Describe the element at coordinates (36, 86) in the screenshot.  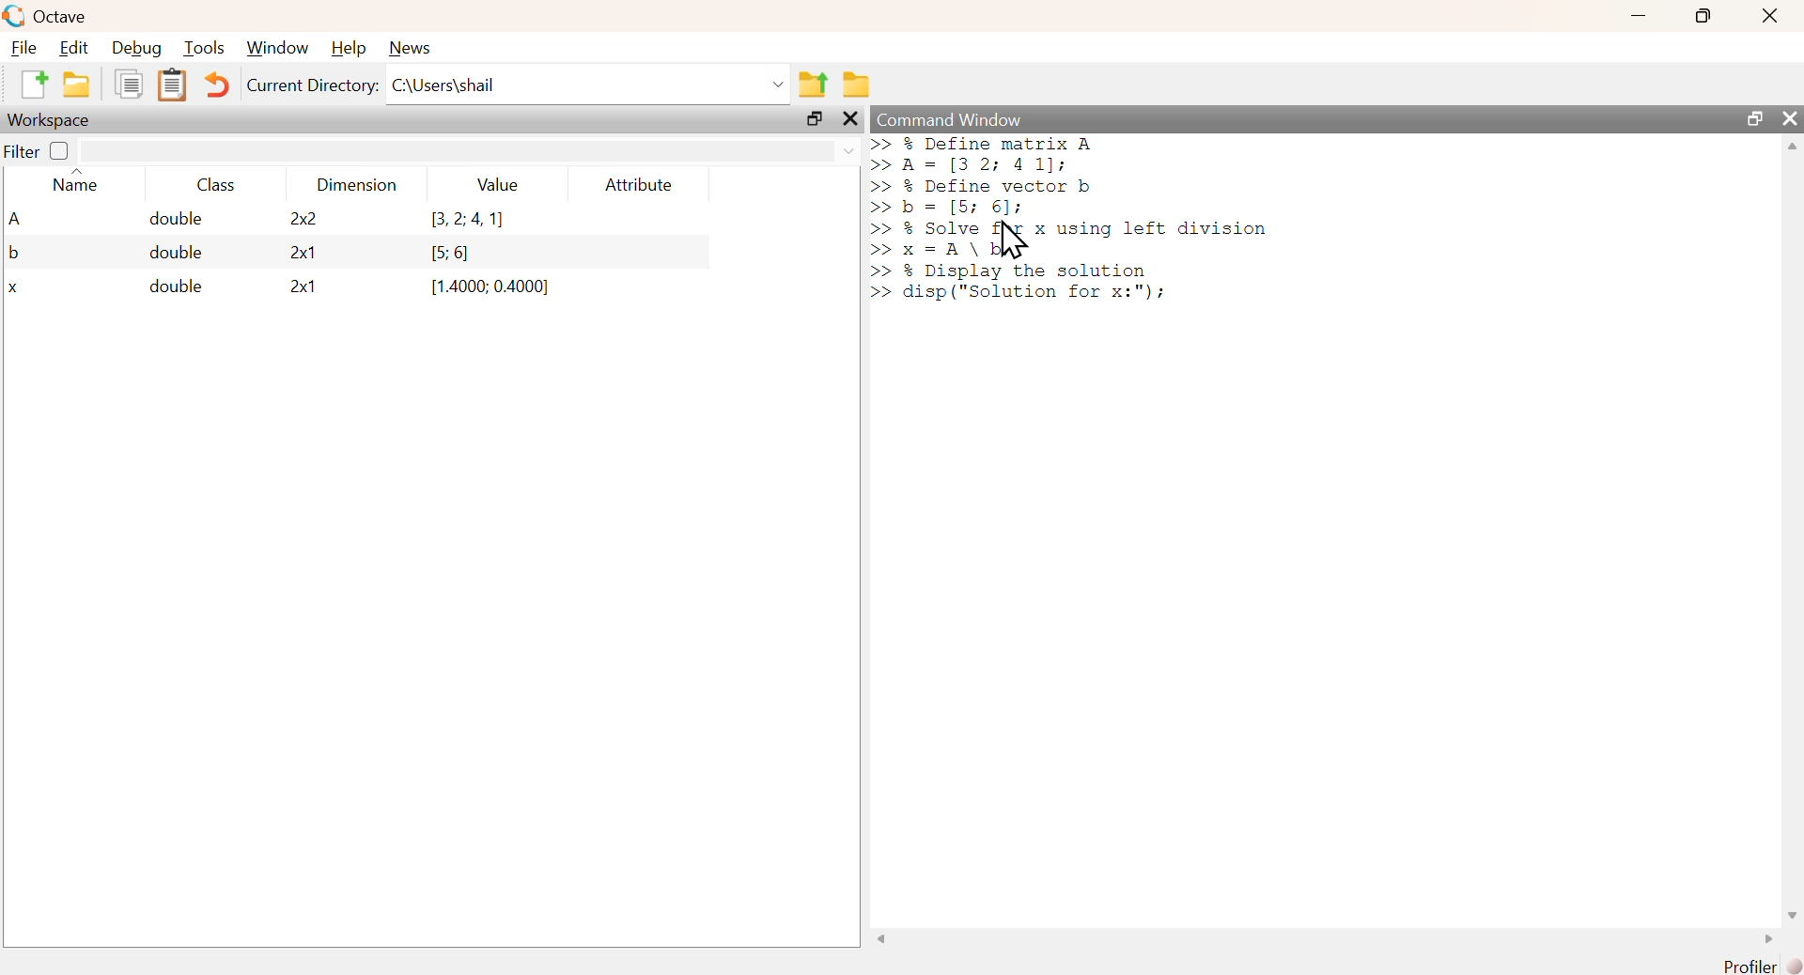
I see `new script` at that location.